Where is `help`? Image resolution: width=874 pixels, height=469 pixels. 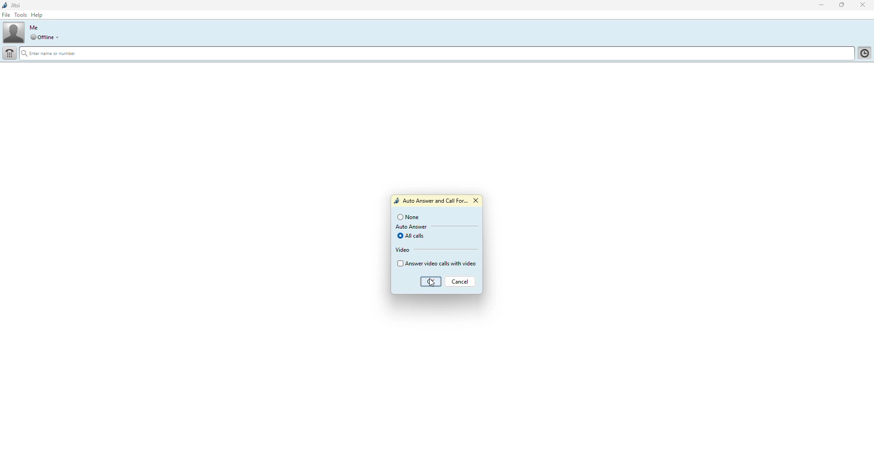 help is located at coordinates (38, 15).